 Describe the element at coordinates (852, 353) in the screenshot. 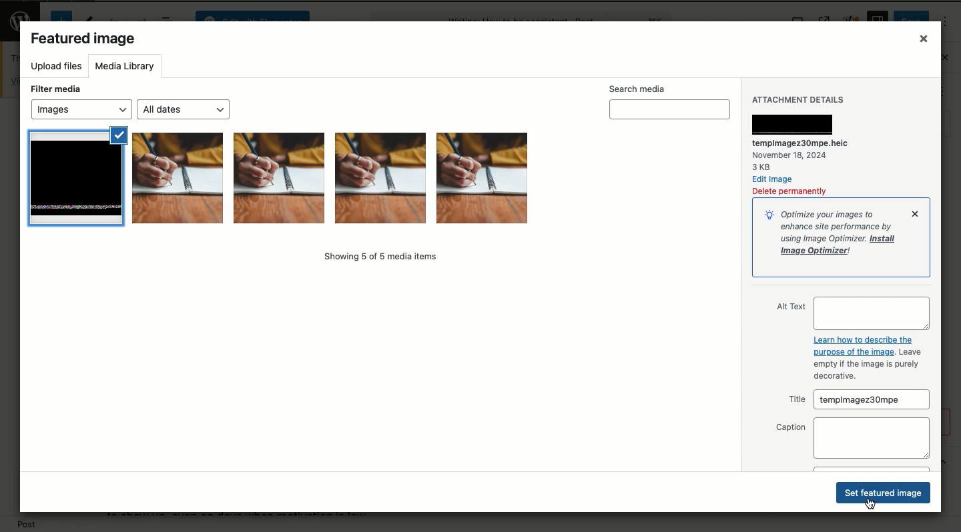

I see `purpose of the image.` at that location.